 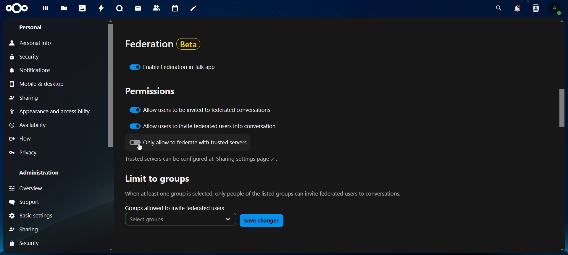 I want to click on text, so click(x=204, y=159).